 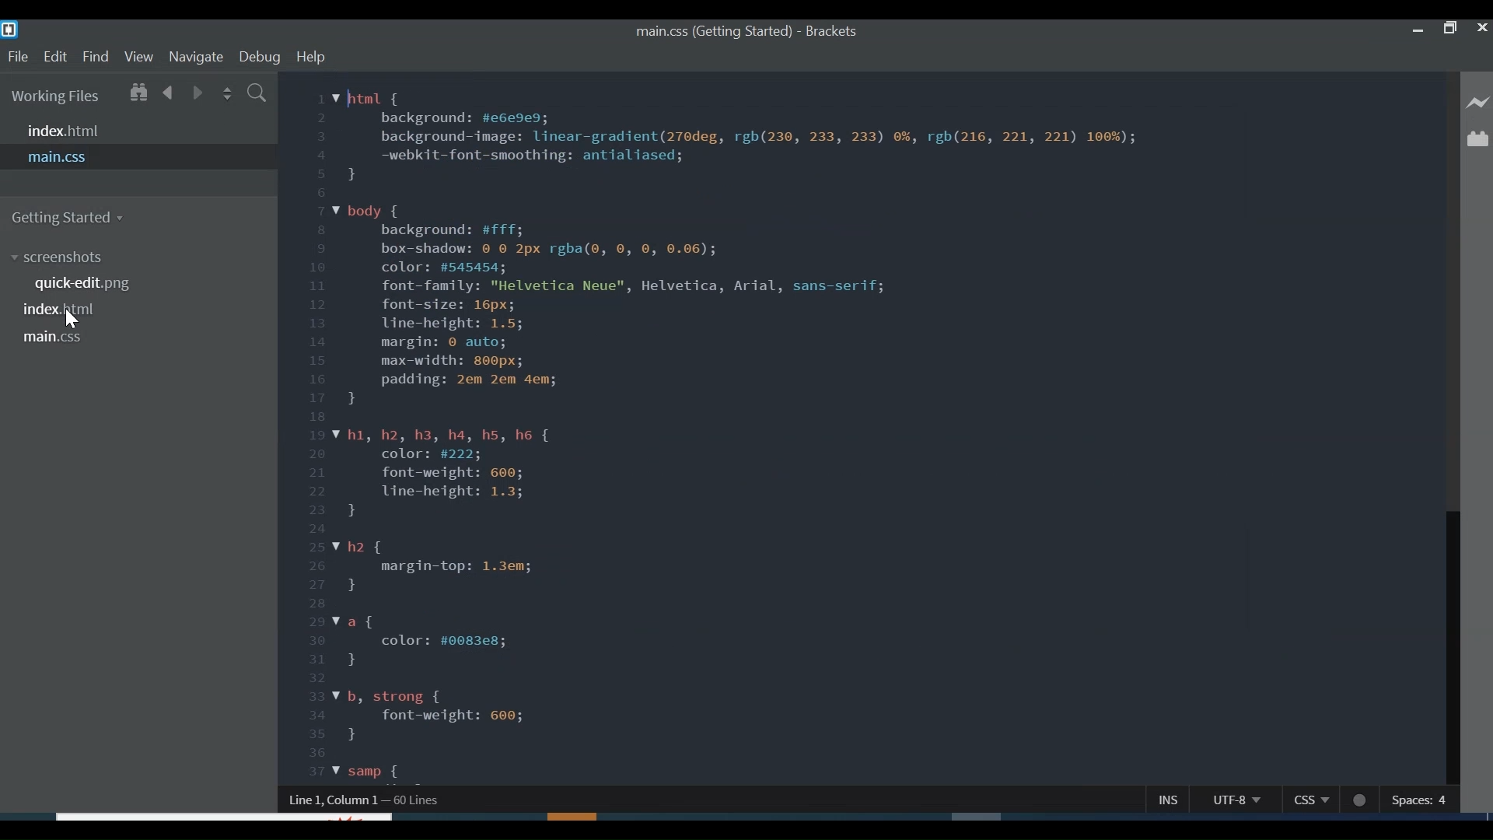 I want to click on Debug, so click(x=260, y=57).